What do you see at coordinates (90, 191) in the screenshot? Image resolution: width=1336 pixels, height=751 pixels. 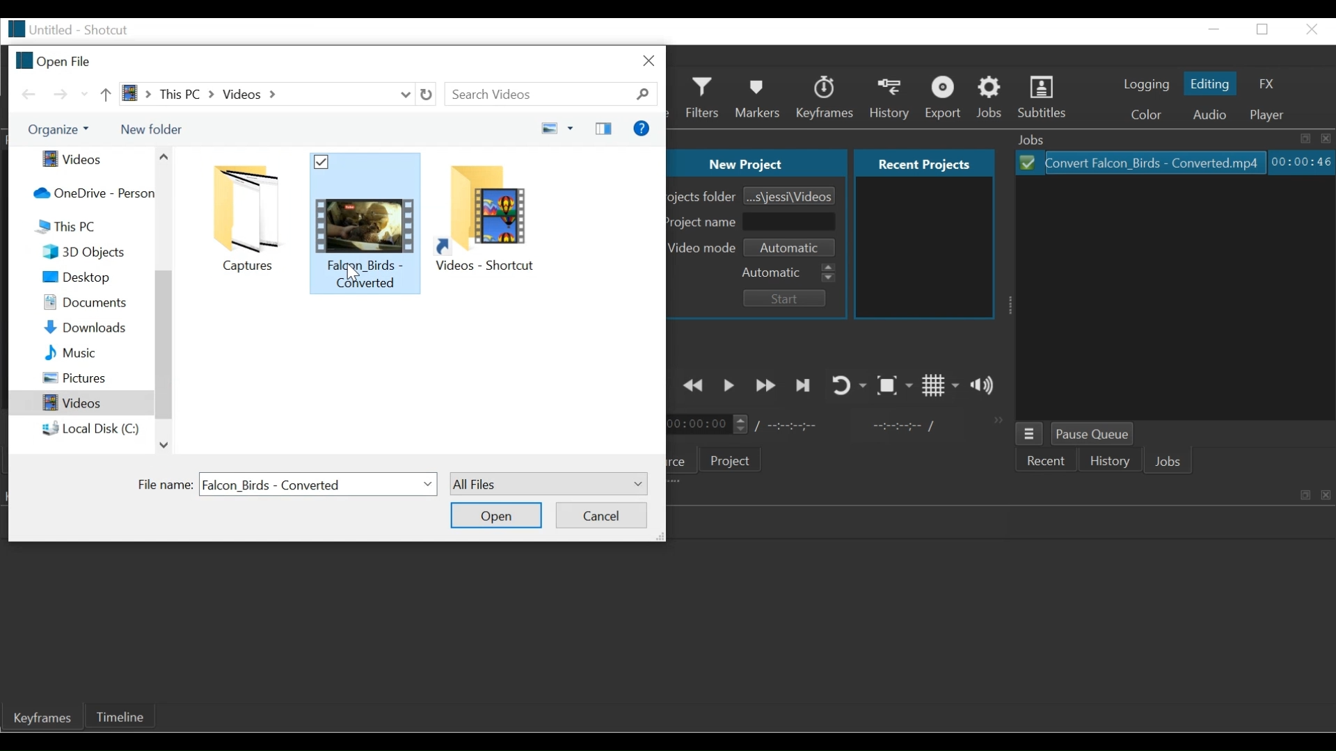 I see `One Drive` at bounding box center [90, 191].